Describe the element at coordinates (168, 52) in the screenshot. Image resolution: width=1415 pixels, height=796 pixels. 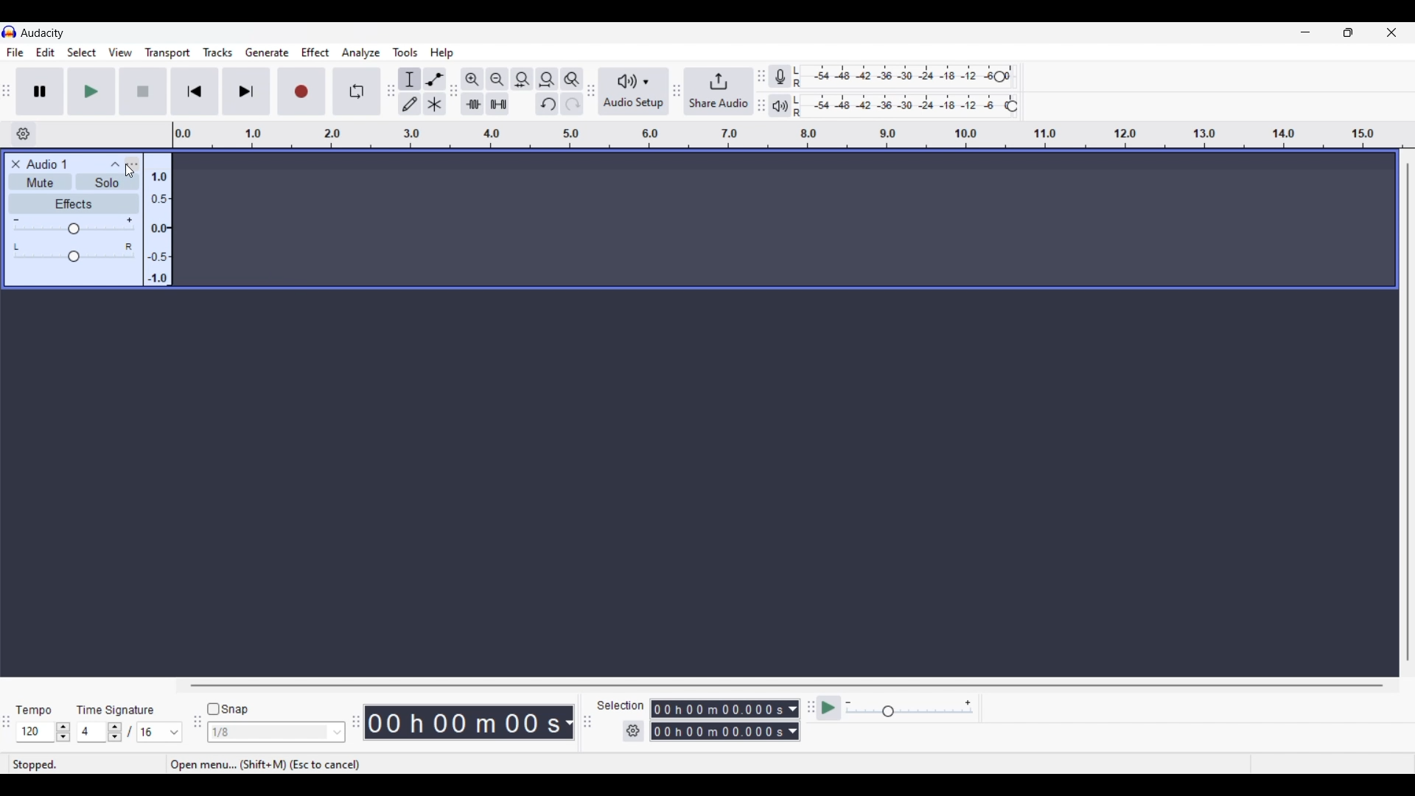
I see `Transport menu` at that location.